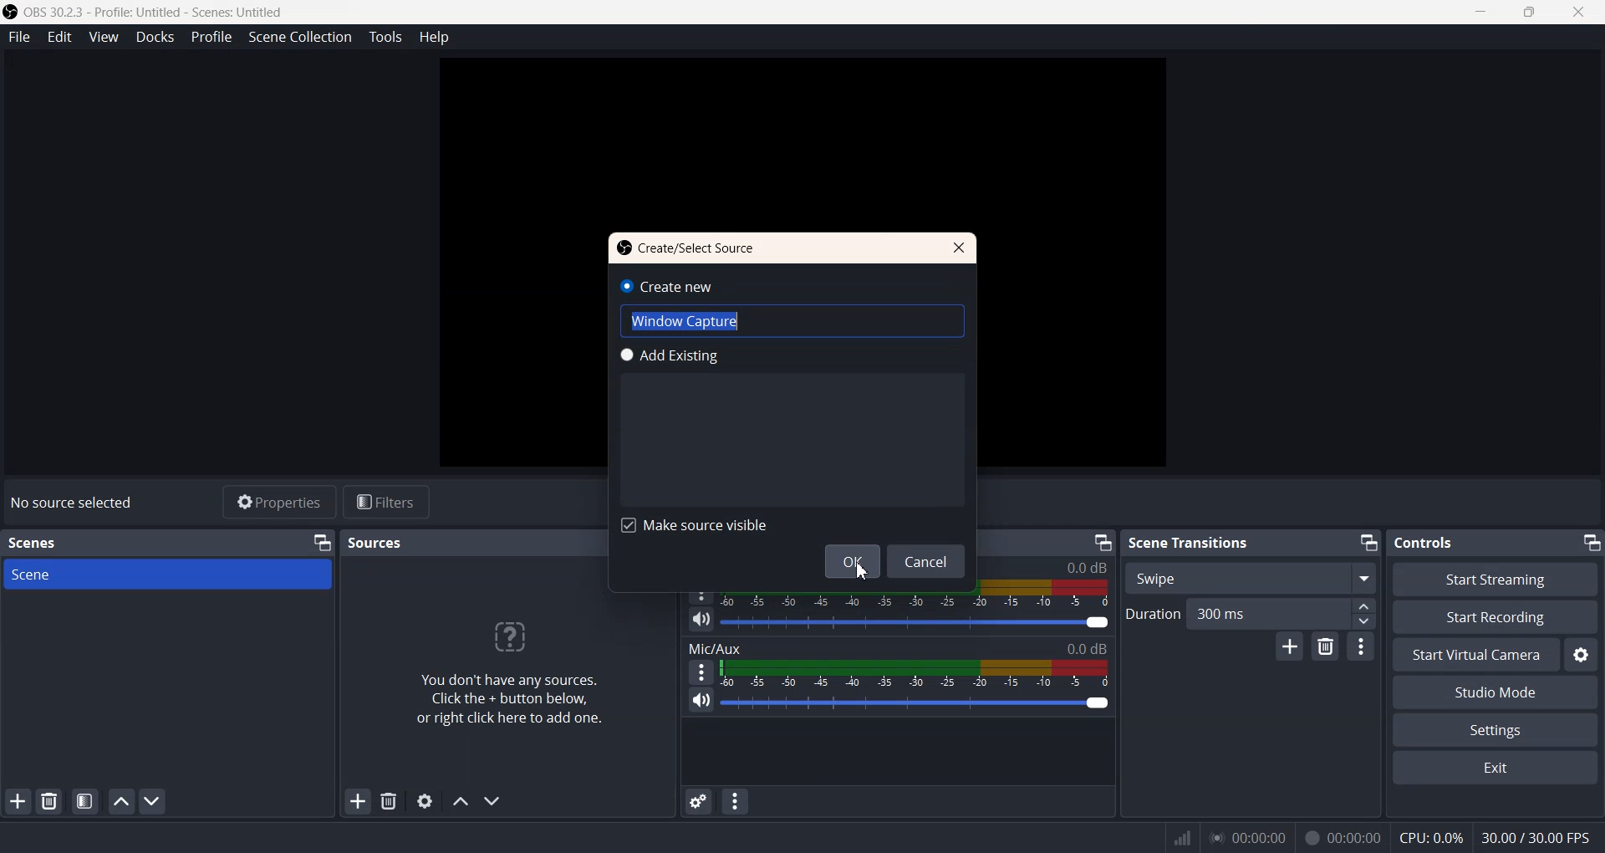  What do you see at coordinates (61, 37) in the screenshot?
I see `Edit` at bounding box center [61, 37].